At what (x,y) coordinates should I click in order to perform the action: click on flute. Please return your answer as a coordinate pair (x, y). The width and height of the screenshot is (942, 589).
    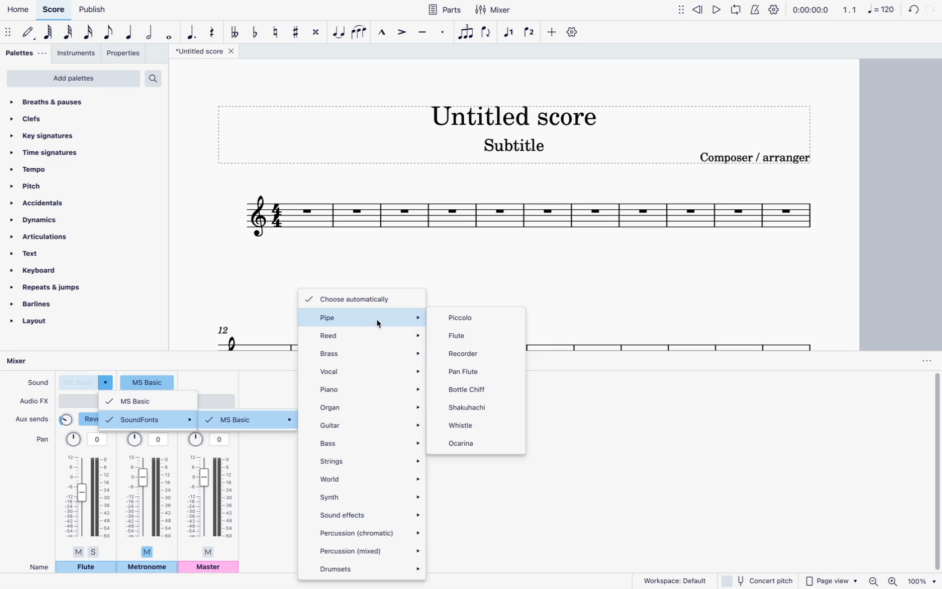
    Looking at the image, I should click on (469, 335).